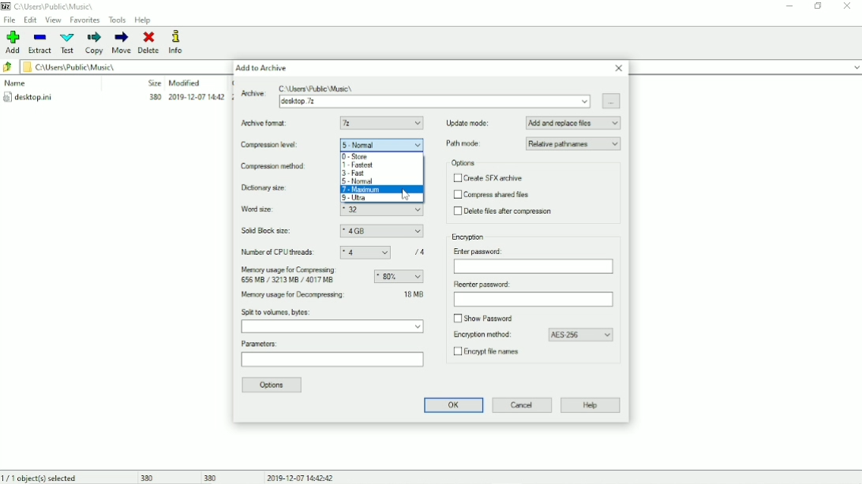  What do you see at coordinates (414, 293) in the screenshot?
I see `34 MB` at bounding box center [414, 293].